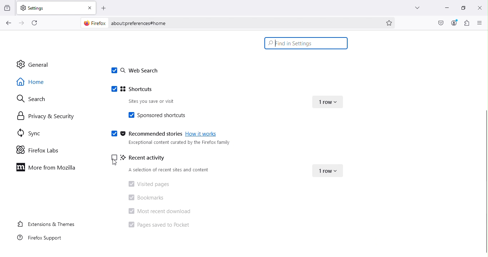  Describe the element at coordinates (169, 170) in the screenshot. I see `A selection of recent sites and content` at that location.